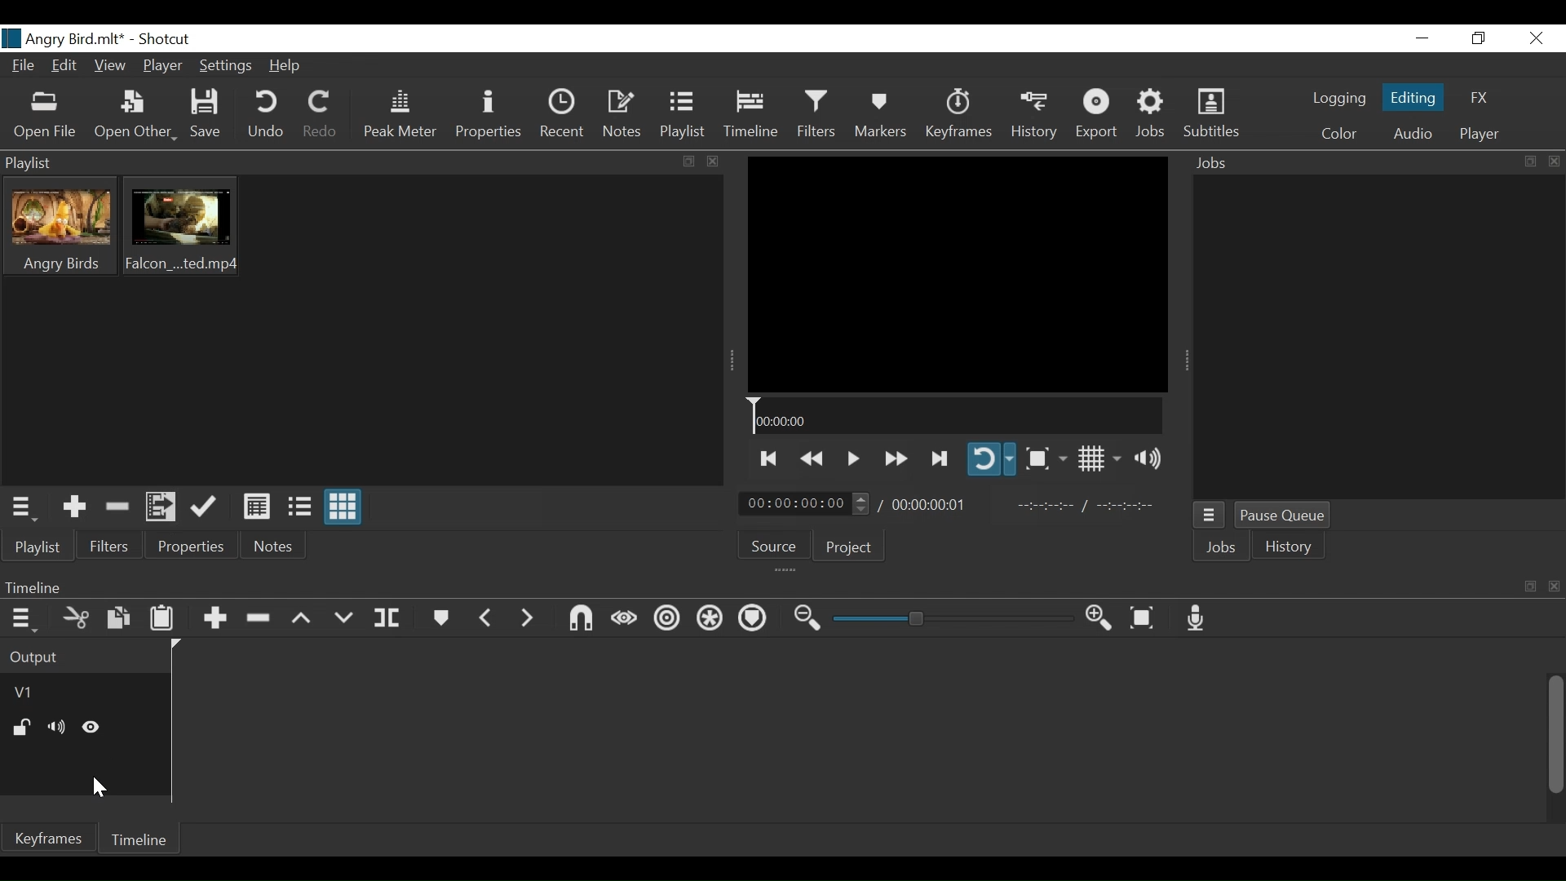  What do you see at coordinates (166, 39) in the screenshot?
I see `Shotcut` at bounding box center [166, 39].